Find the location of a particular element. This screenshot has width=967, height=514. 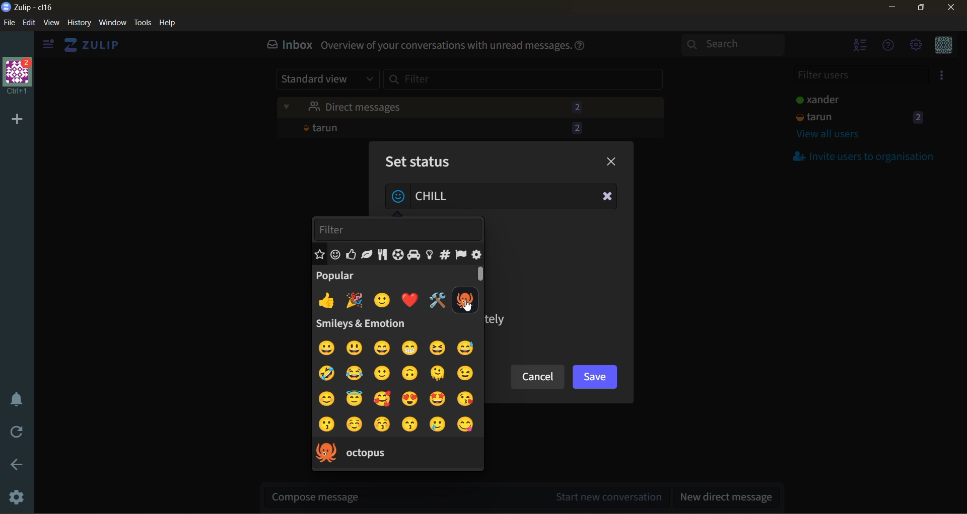

help is located at coordinates (582, 45).